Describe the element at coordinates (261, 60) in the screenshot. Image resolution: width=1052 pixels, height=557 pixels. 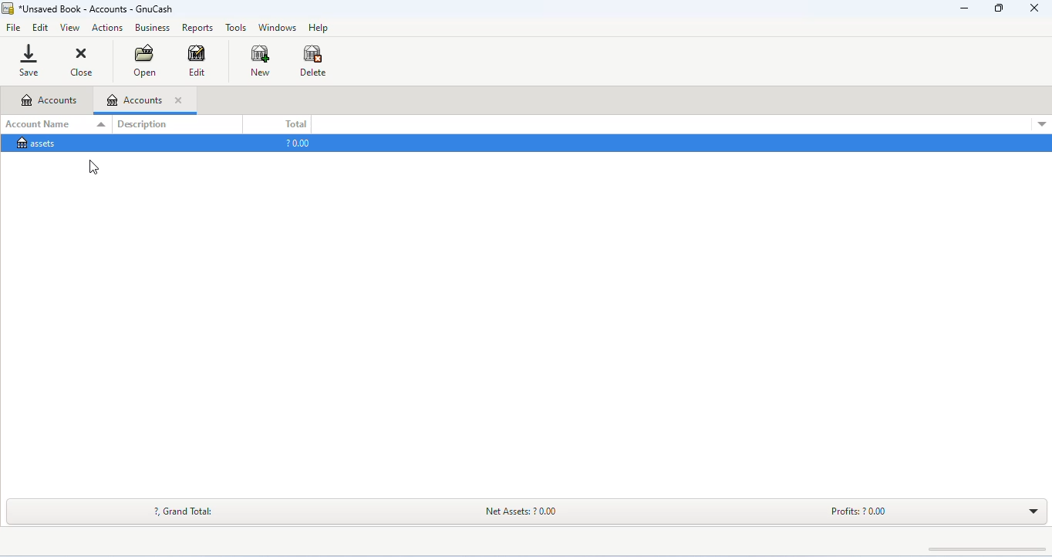
I see `new` at that location.